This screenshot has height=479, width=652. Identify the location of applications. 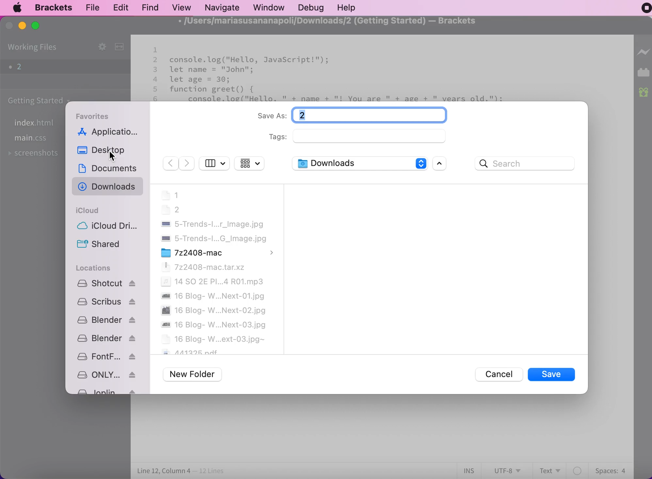
(109, 133).